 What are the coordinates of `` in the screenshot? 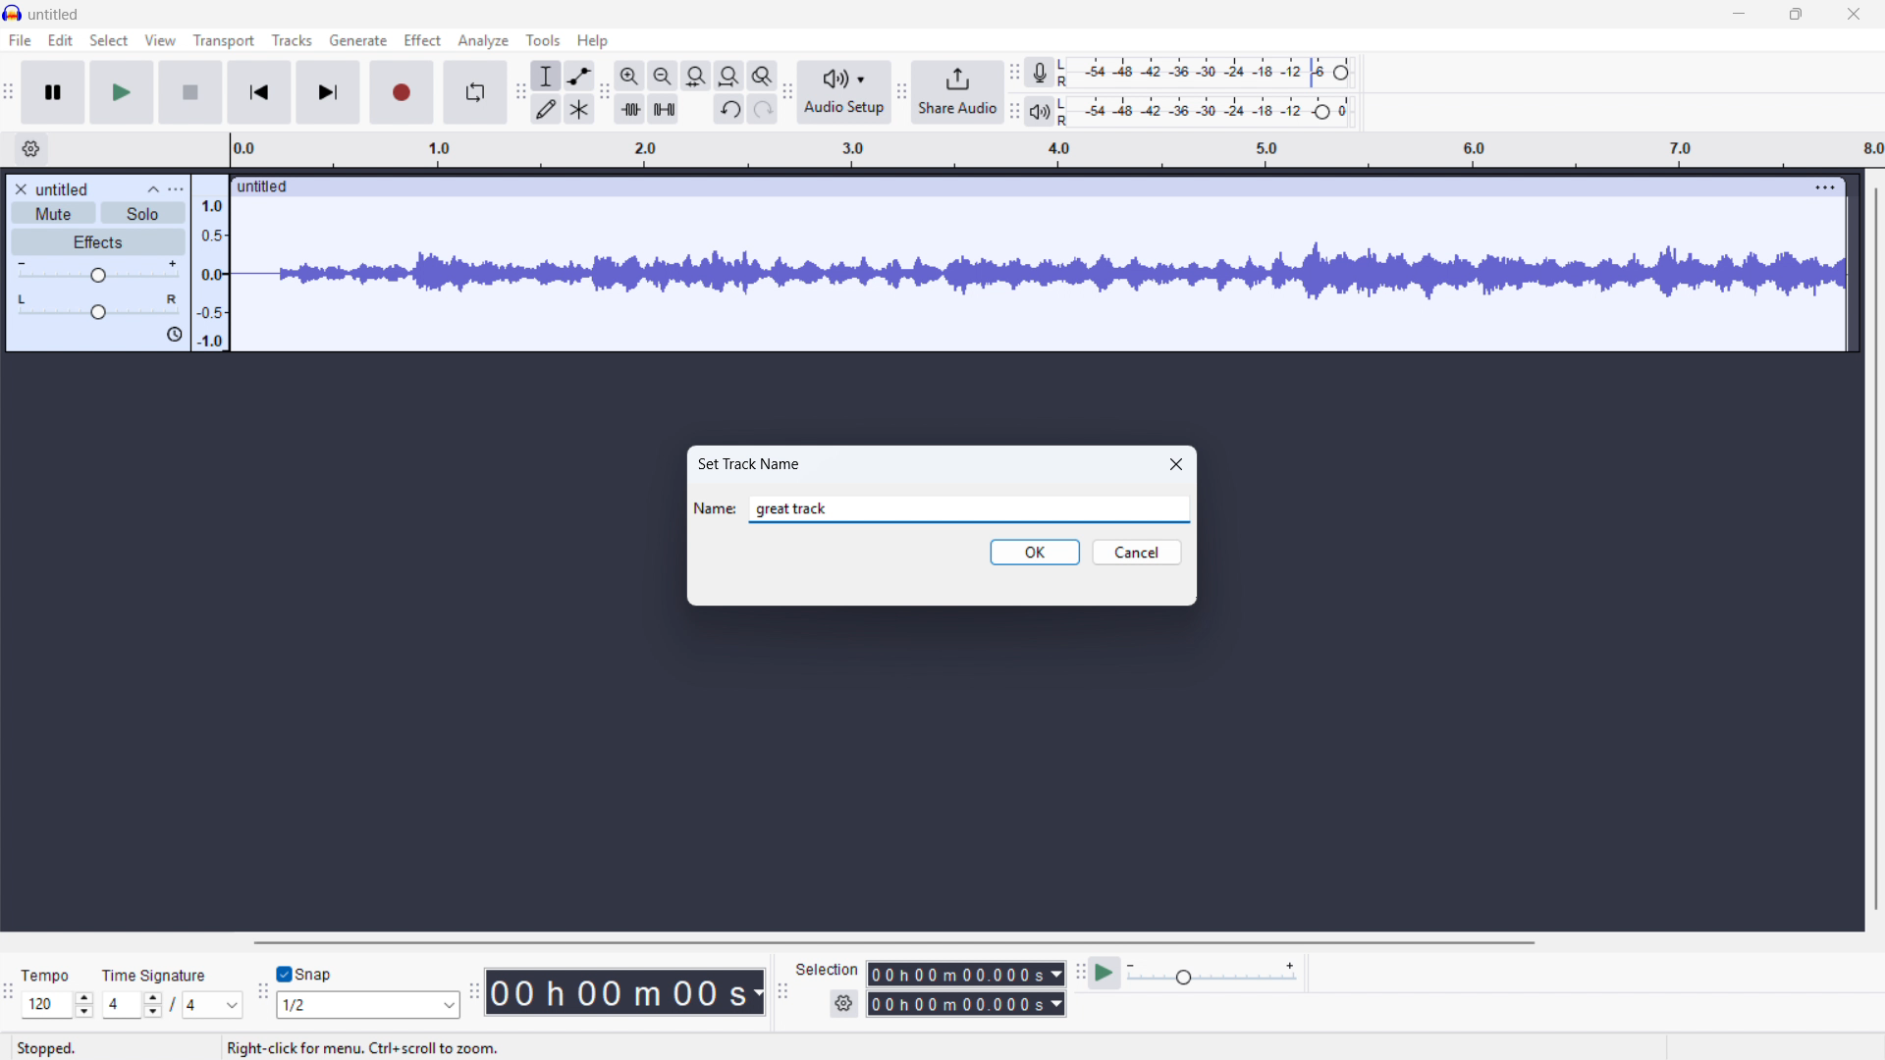 It's located at (728, 77).